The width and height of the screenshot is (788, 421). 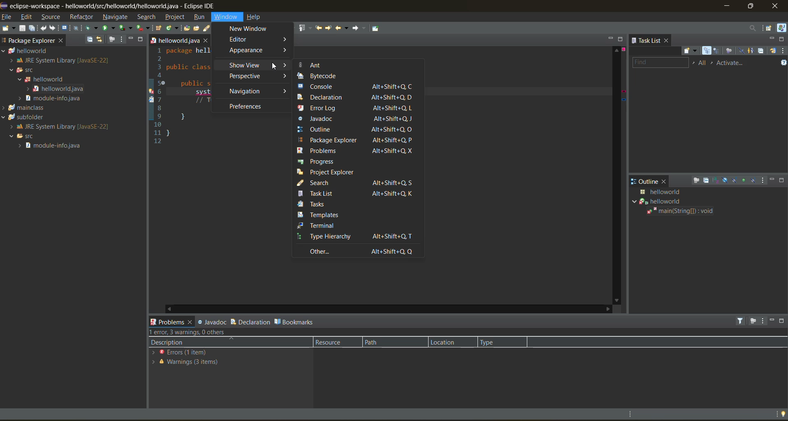 I want to click on hide static fields and methods, so click(x=737, y=180).